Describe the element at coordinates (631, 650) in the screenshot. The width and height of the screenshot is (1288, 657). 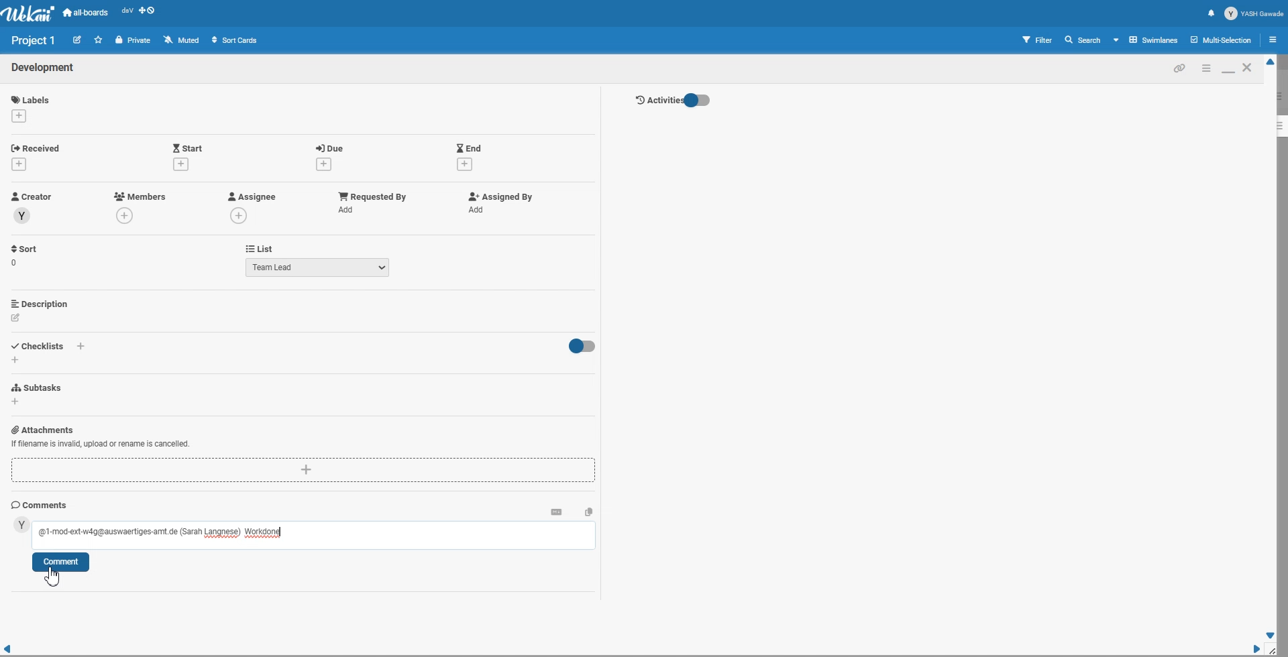
I see `Horizontal Scroll bar` at that location.